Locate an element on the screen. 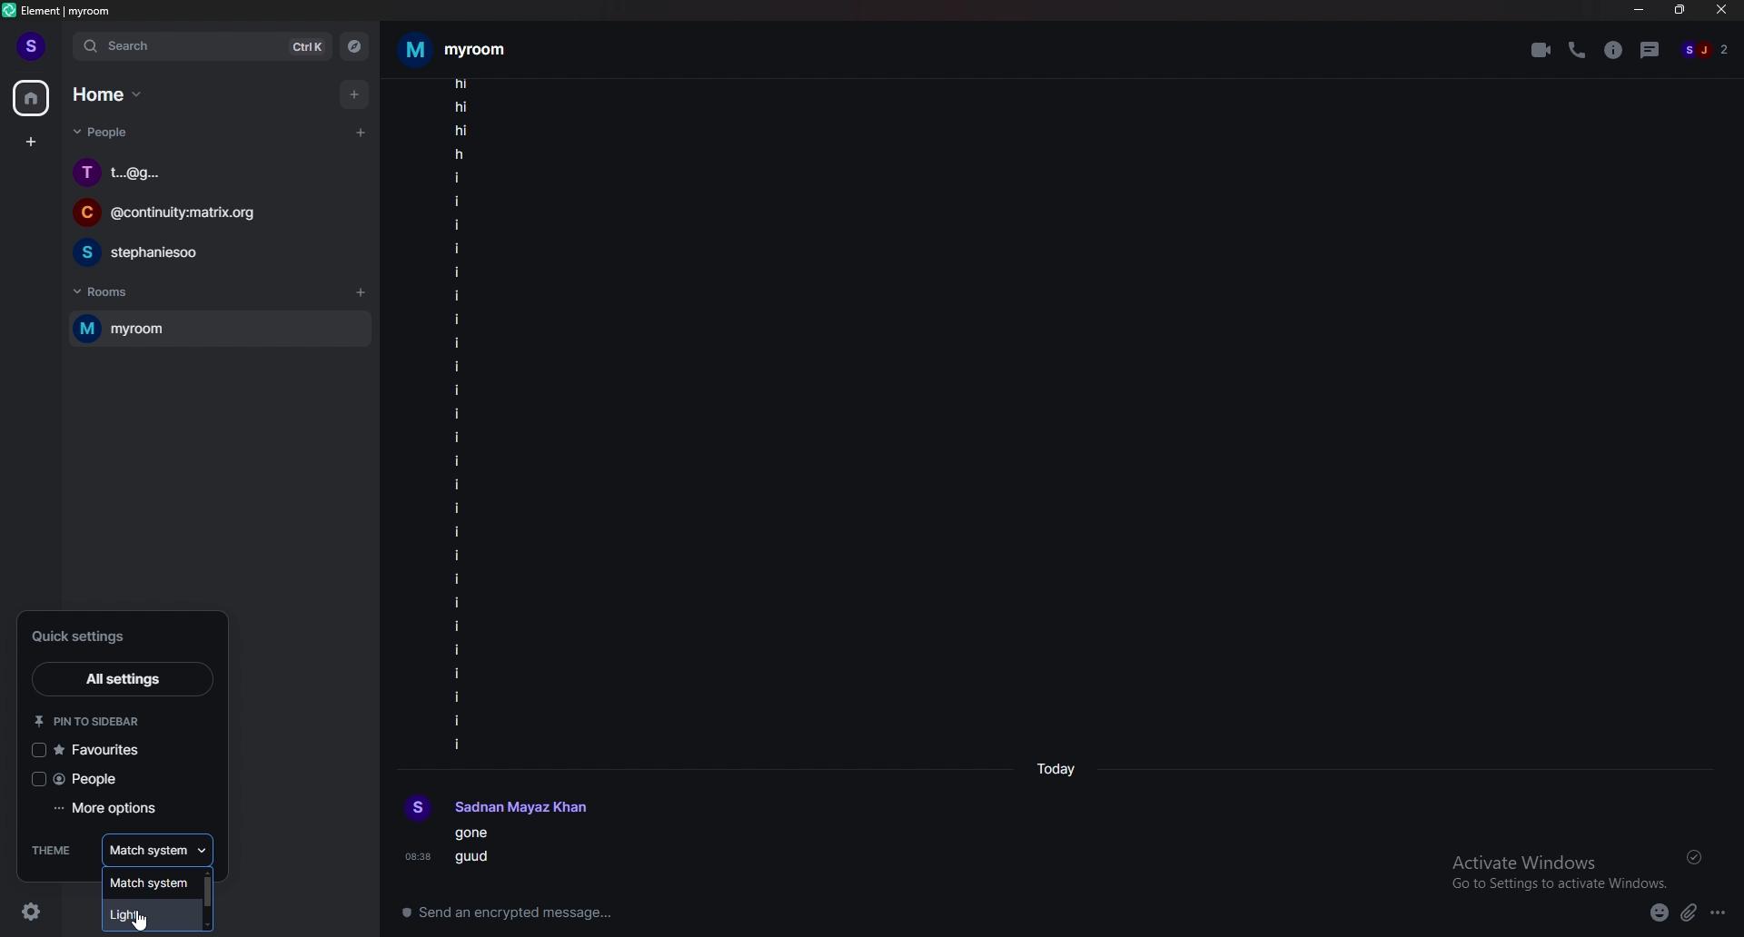  profile is located at coordinates (498, 809).